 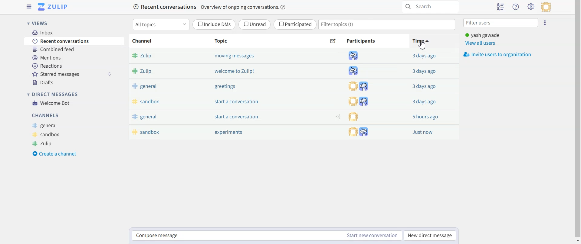 I want to click on 3daysago, so click(x=421, y=56).